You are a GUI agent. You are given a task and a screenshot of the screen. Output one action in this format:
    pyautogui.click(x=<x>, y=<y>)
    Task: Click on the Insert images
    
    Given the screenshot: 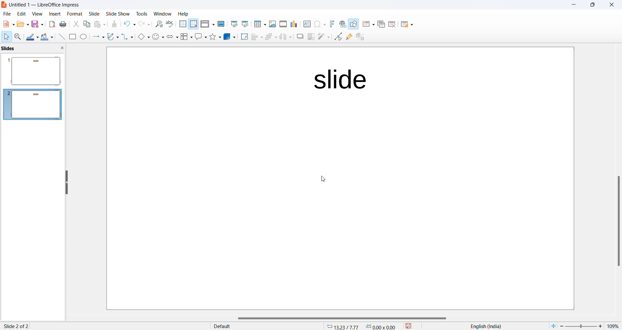 What is the action you would take?
    pyautogui.click(x=271, y=23)
    